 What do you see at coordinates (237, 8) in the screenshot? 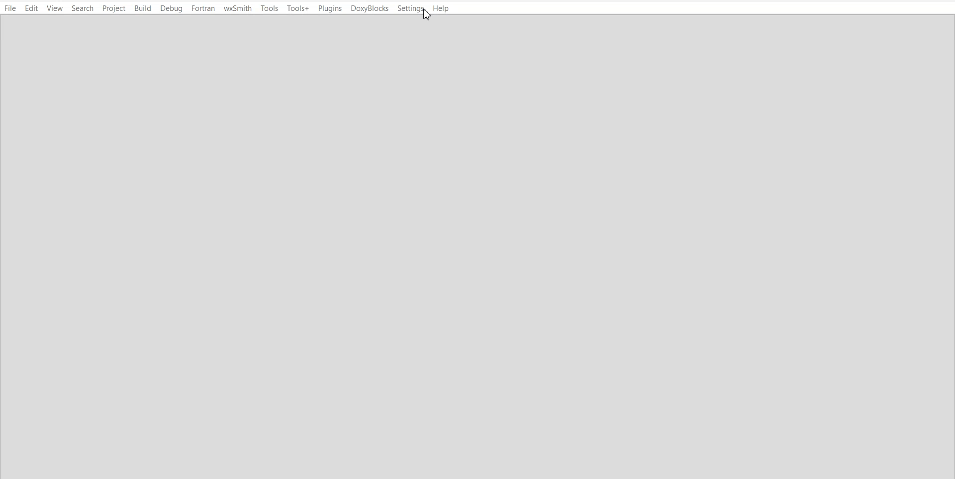
I see `wxSmith` at bounding box center [237, 8].